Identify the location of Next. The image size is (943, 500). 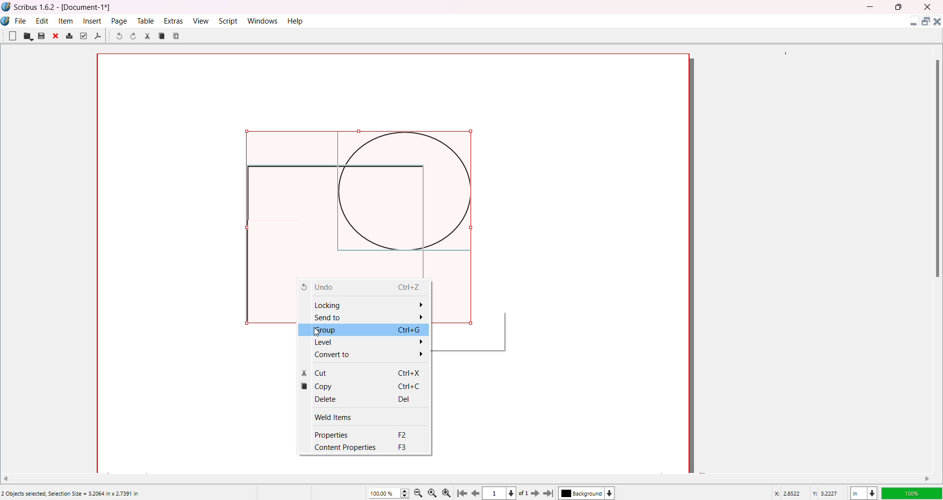
(532, 493).